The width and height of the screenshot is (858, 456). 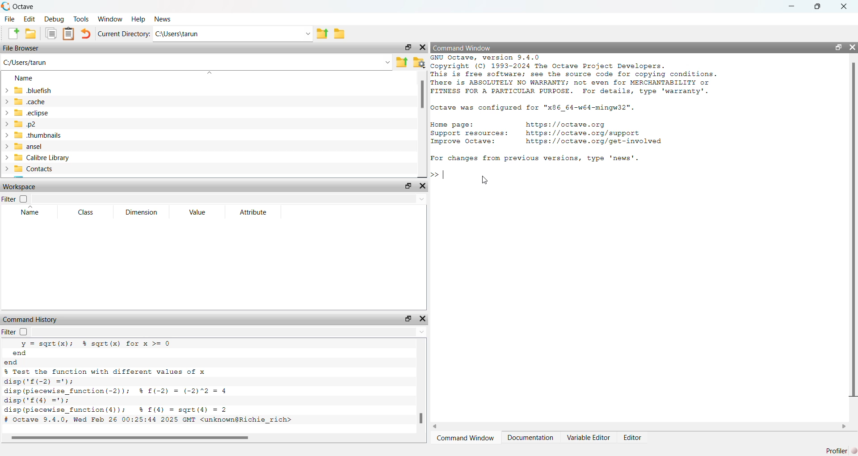 What do you see at coordinates (843, 7) in the screenshot?
I see `Close` at bounding box center [843, 7].